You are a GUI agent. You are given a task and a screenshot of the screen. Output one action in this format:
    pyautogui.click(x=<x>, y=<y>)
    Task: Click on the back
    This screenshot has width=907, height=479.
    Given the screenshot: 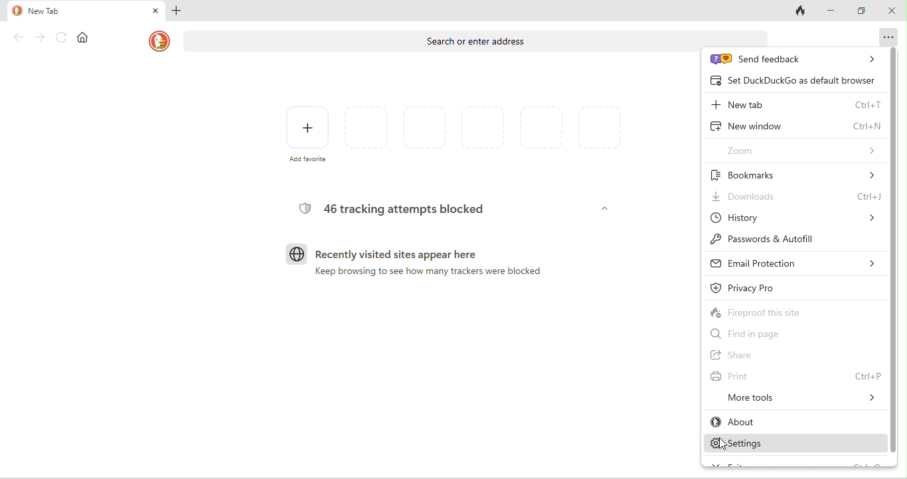 What is the action you would take?
    pyautogui.click(x=15, y=38)
    